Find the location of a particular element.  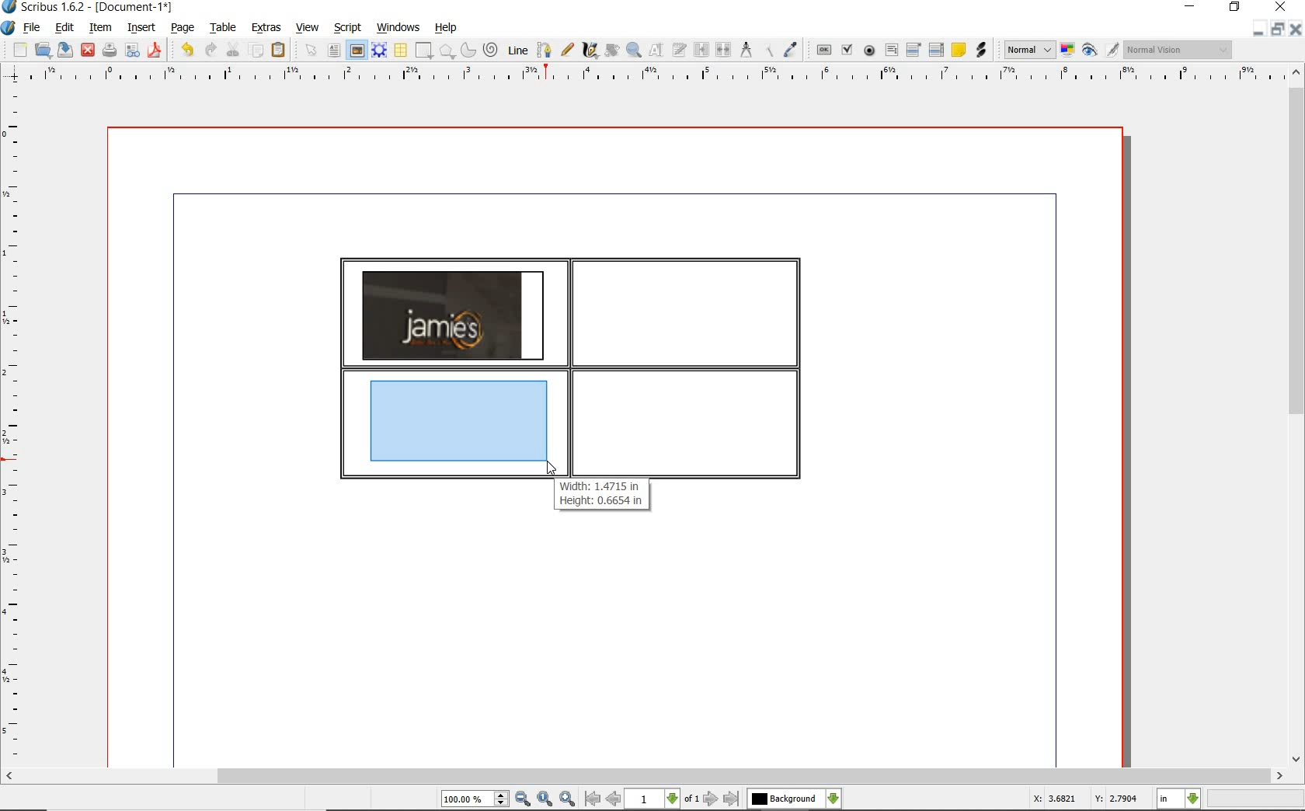

arc is located at coordinates (470, 51).